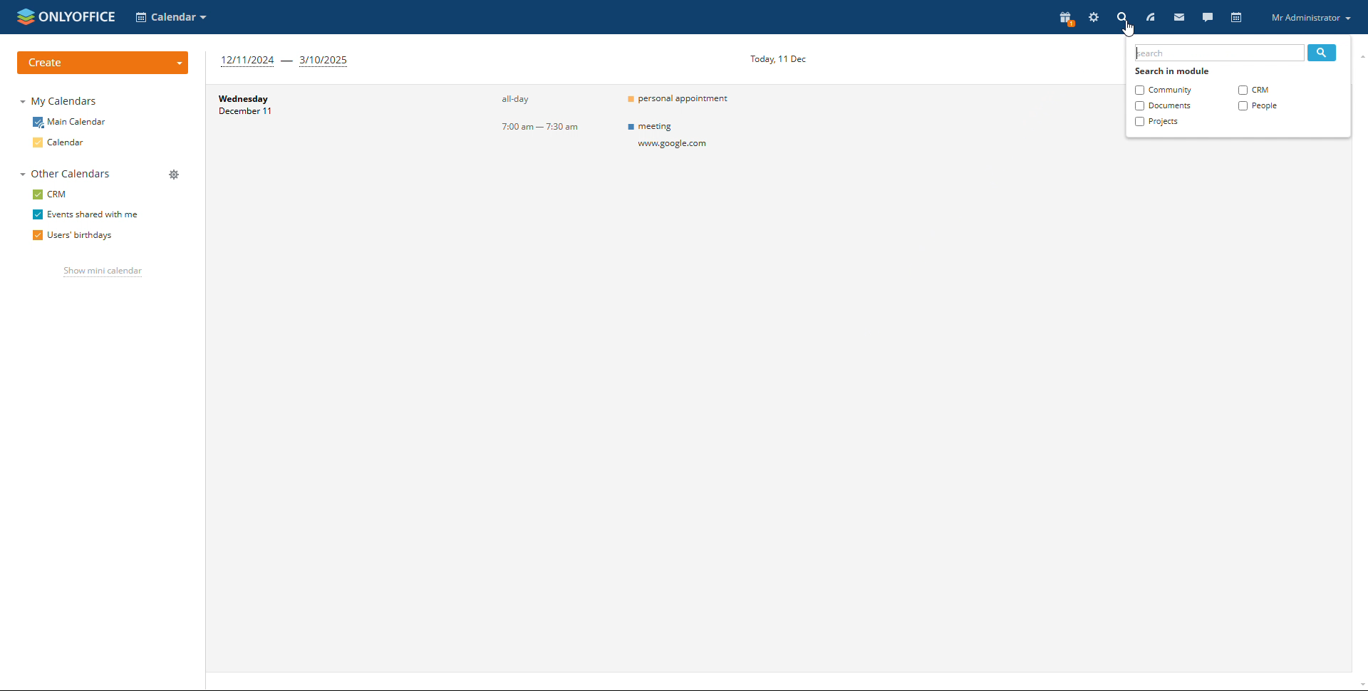 The height and width of the screenshot is (691, 1368). I want to click on all-day7:00 am — 7:30 am, so click(514, 139).